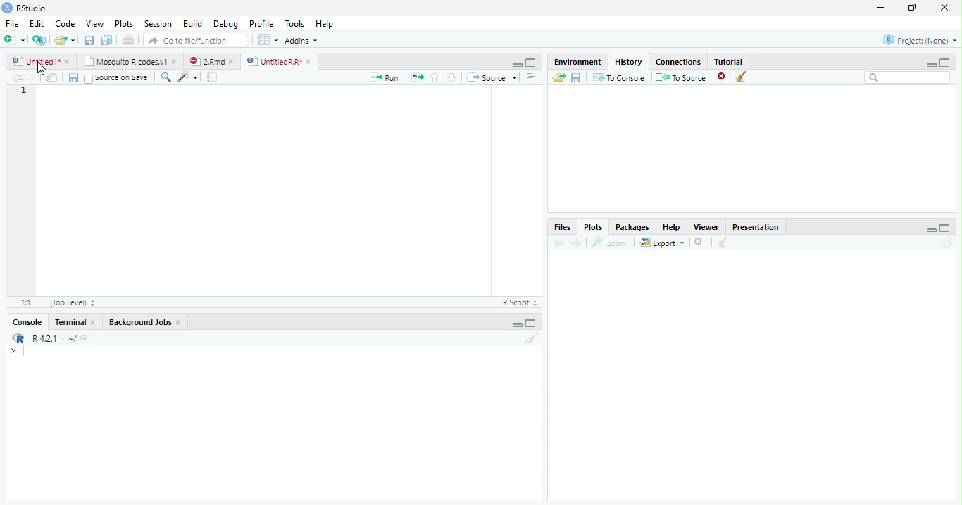  Describe the element at coordinates (279, 61) in the screenshot. I see `Untitled R*` at that location.